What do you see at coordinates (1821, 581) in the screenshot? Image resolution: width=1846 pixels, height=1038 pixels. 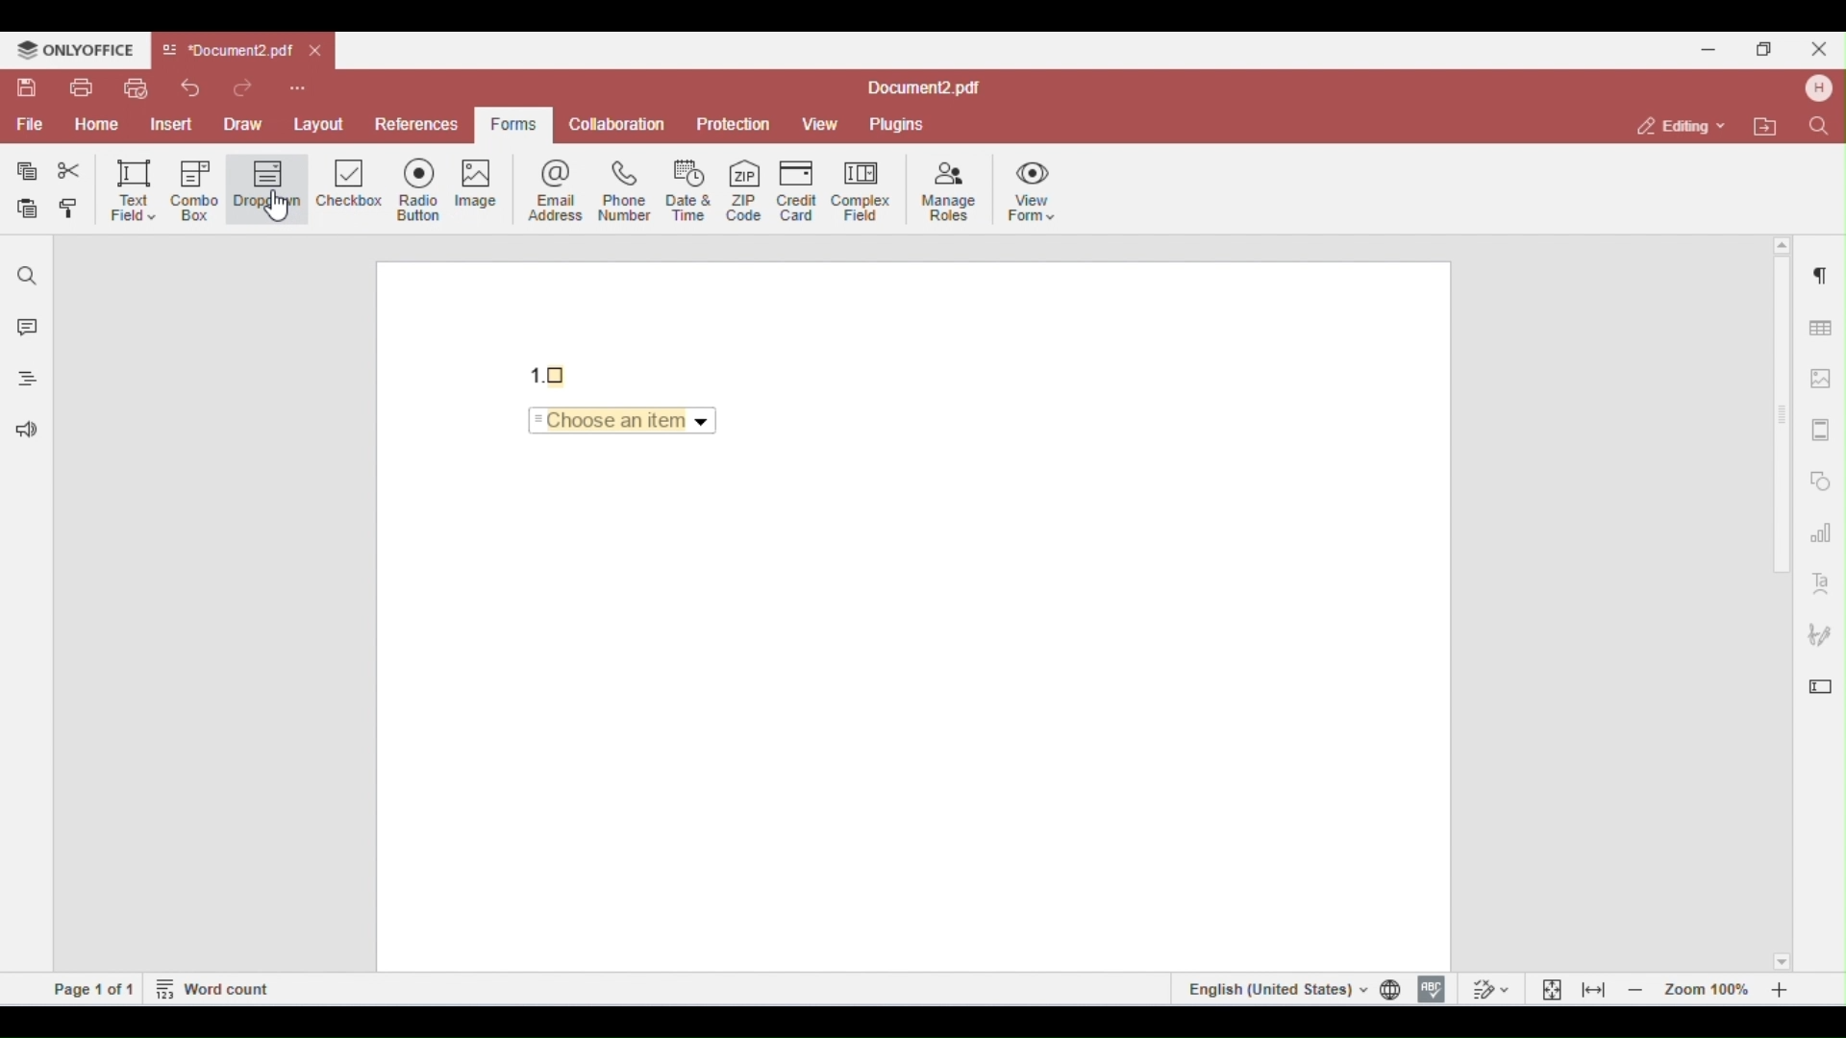 I see `text settings` at bounding box center [1821, 581].